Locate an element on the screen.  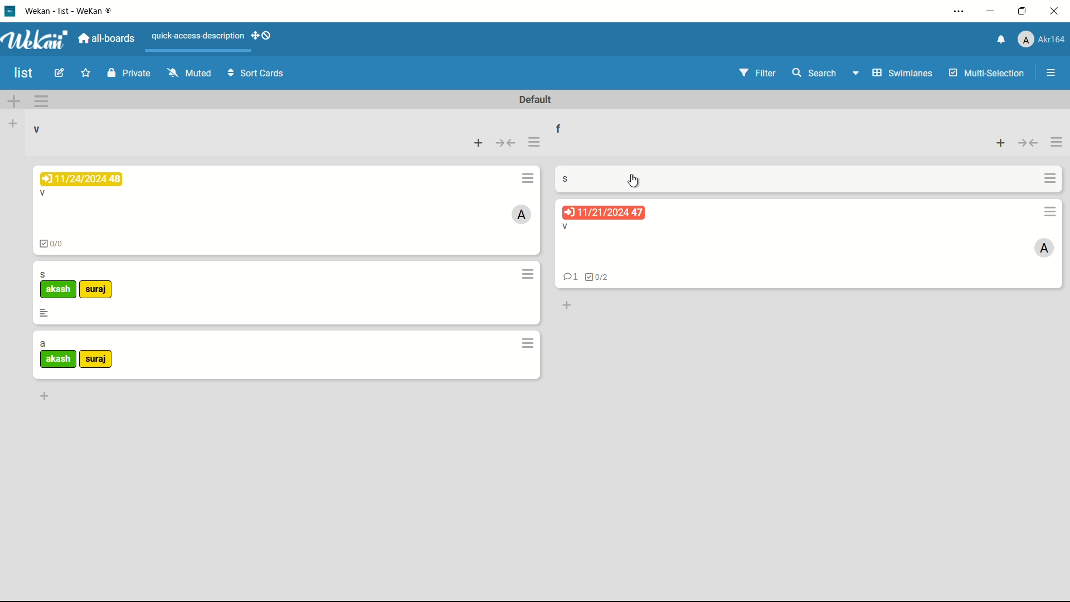
muted is located at coordinates (191, 72).